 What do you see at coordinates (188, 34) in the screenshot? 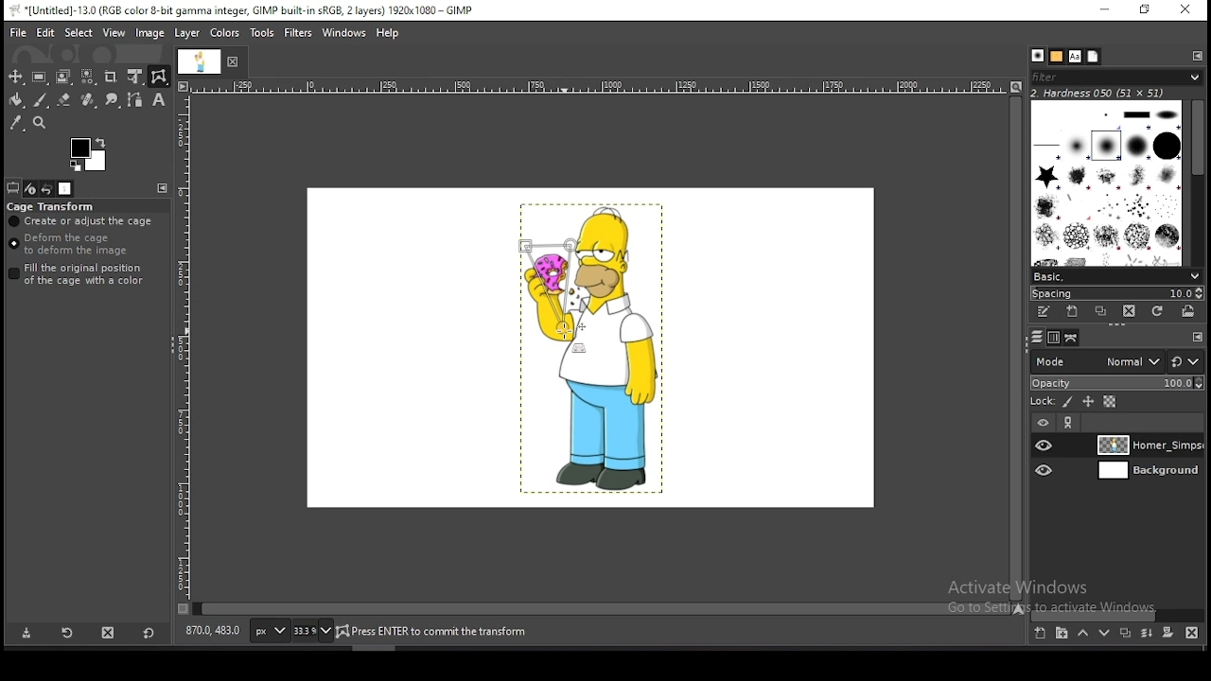
I see `layer` at bounding box center [188, 34].